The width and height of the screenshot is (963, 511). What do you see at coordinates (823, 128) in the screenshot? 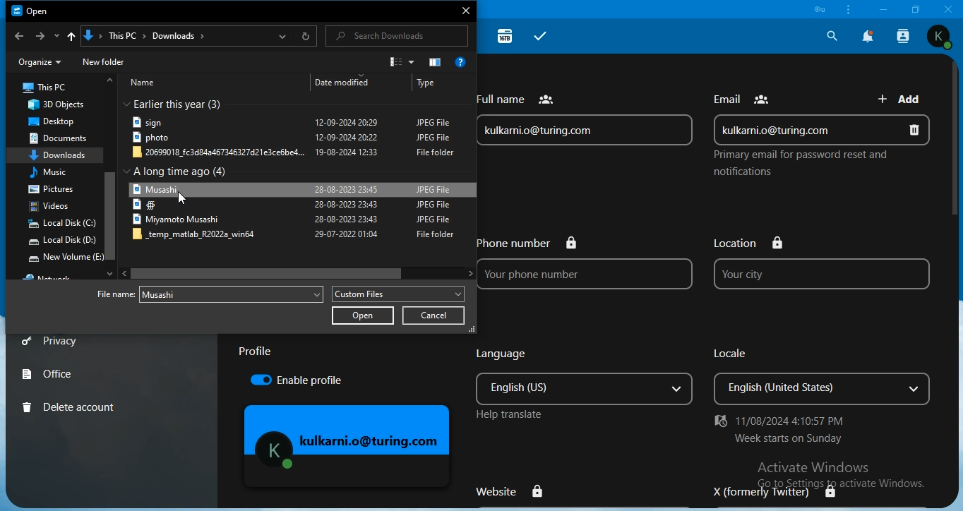
I see `email` at bounding box center [823, 128].